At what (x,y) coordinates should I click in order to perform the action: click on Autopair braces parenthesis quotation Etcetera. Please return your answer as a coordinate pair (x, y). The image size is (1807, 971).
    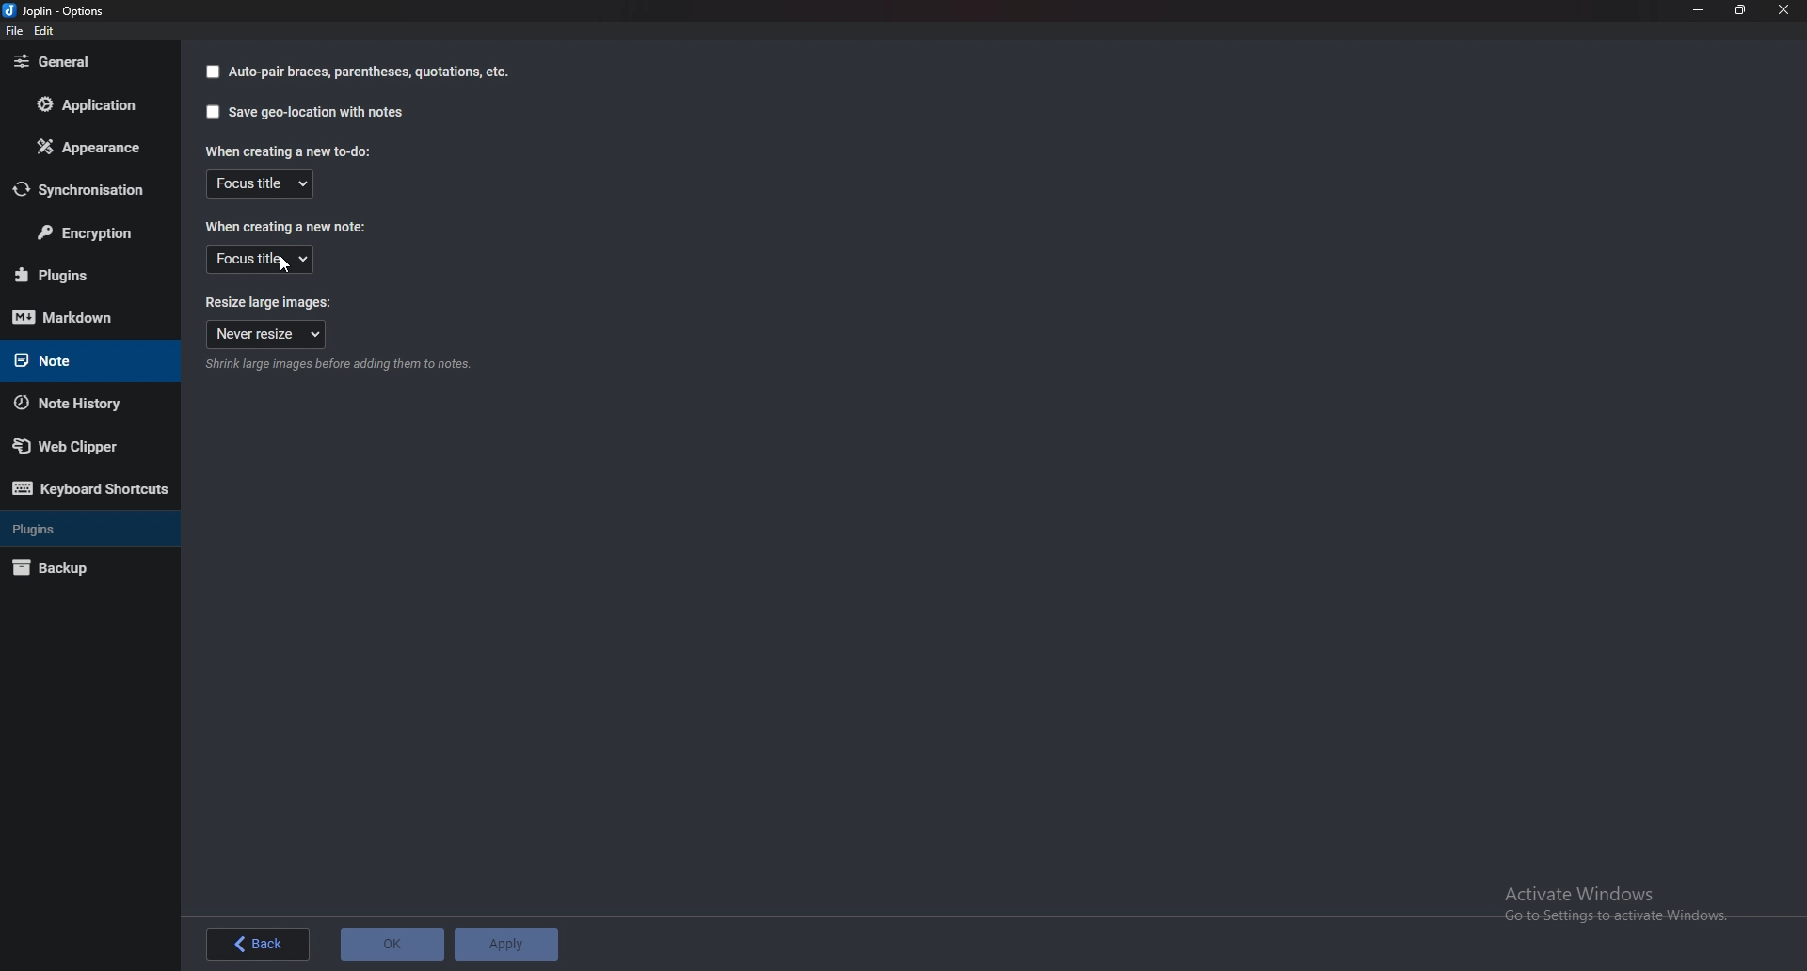
    Looking at the image, I should click on (370, 72).